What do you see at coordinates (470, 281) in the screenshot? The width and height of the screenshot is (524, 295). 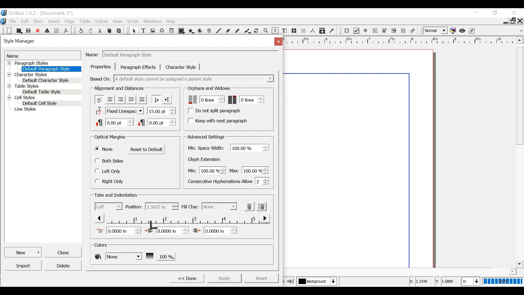 I see `Select the current unit` at bounding box center [470, 281].